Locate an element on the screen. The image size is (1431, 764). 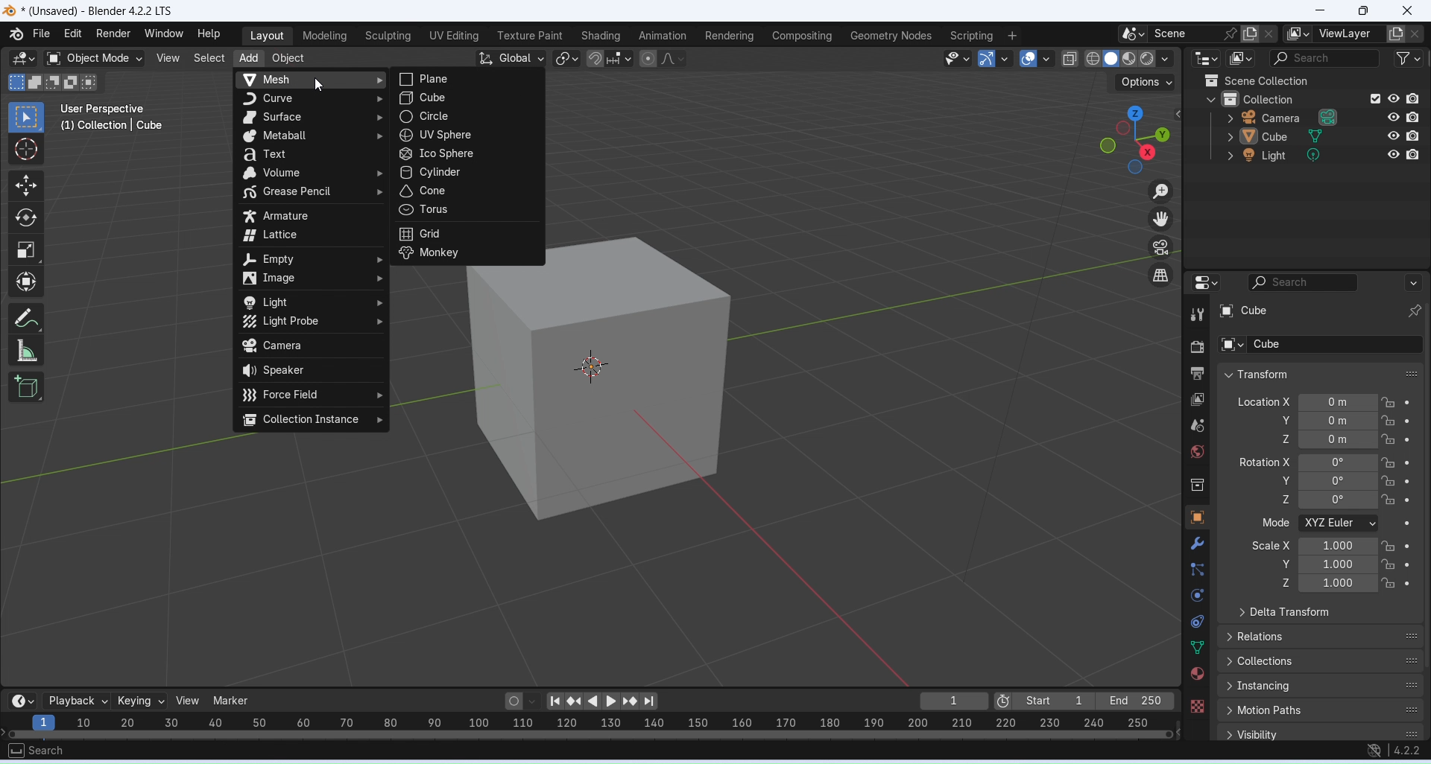
Editor type is located at coordinates (1205, 282).